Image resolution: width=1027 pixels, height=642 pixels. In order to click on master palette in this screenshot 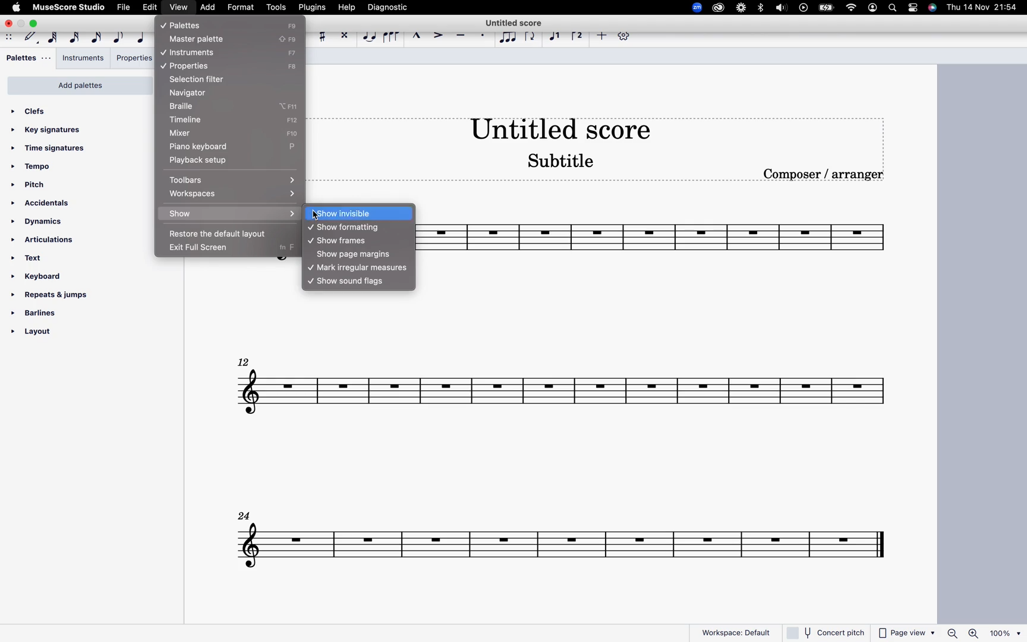, I will do `click(208, 39)`.